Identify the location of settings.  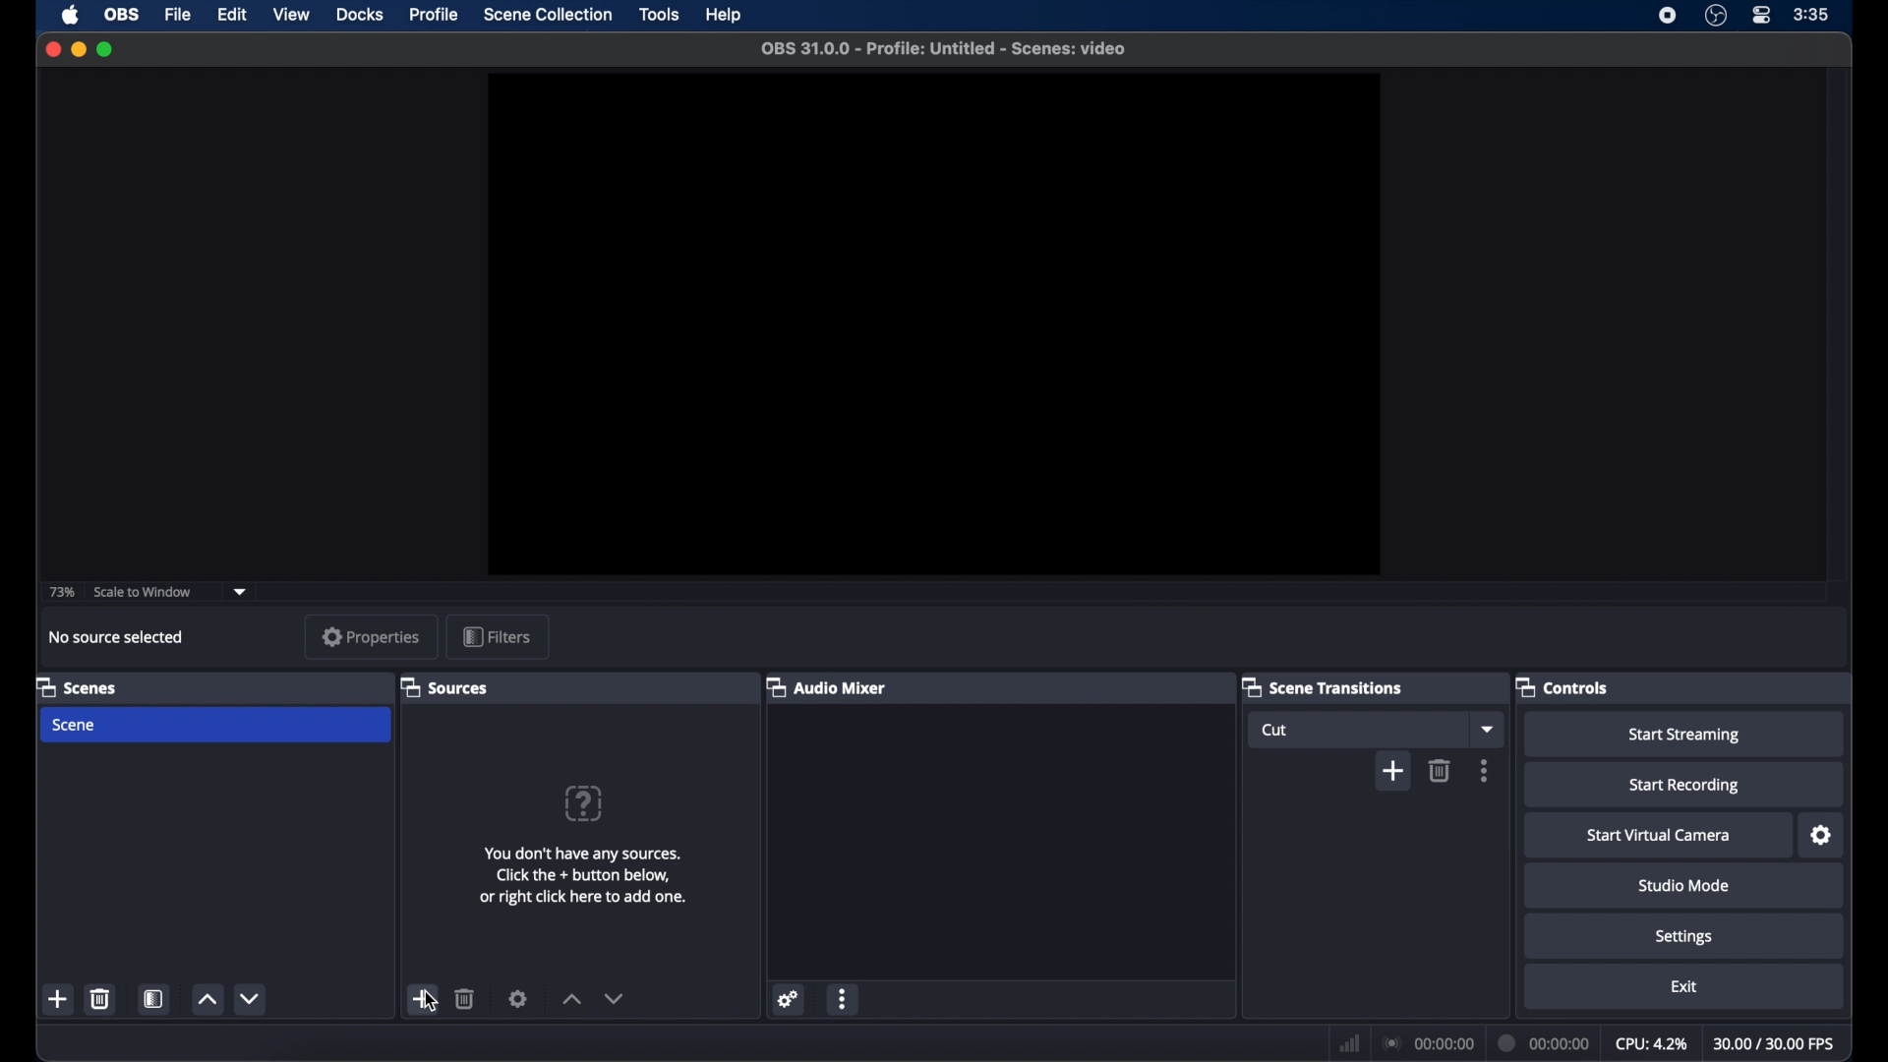
(1683, 938).